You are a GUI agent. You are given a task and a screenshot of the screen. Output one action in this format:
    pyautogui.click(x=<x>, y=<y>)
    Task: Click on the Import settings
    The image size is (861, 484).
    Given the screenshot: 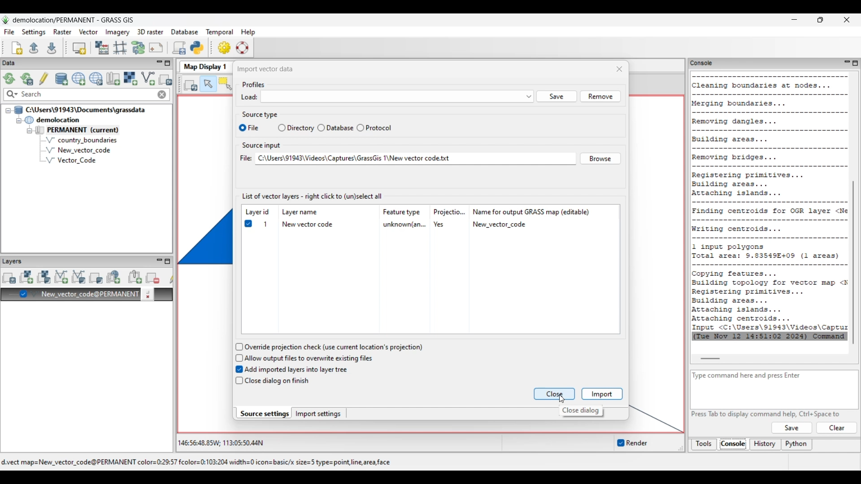 What is the action you would take?
    pyautogui.click(x=318, y=414)
    